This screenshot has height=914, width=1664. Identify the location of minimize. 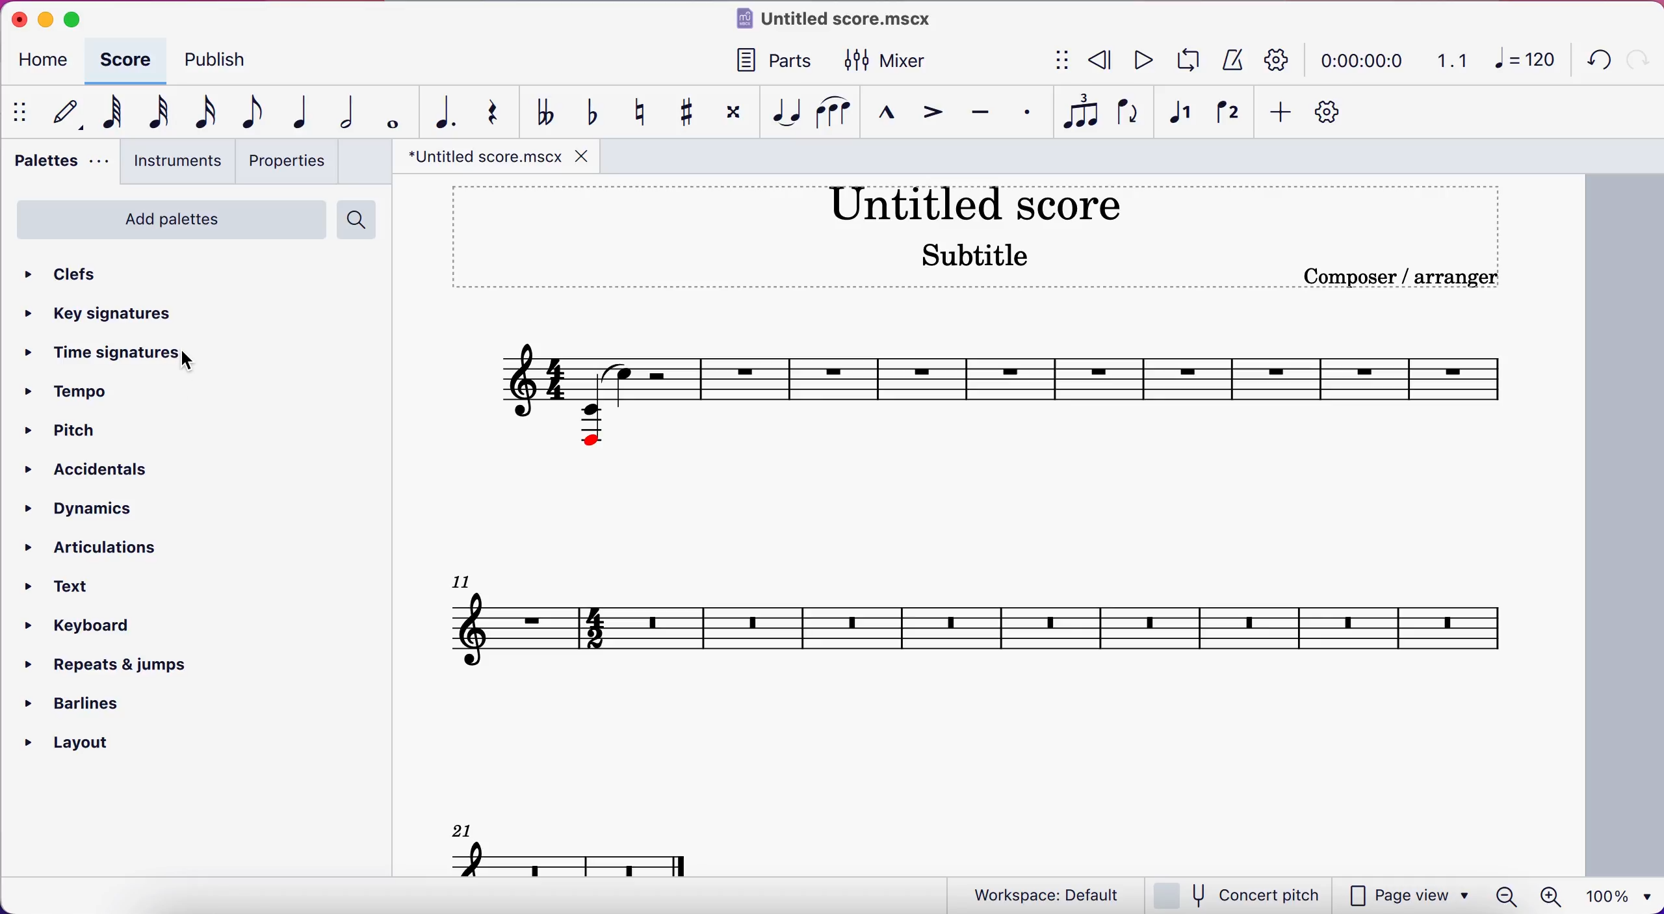
(45, 17).